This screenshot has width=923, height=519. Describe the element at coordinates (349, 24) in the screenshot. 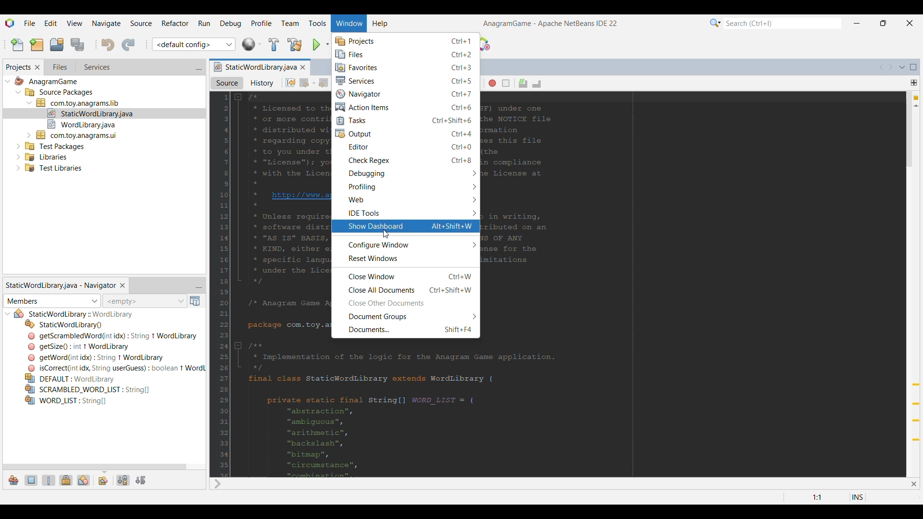

I see `Window menu highlighted` at that location.